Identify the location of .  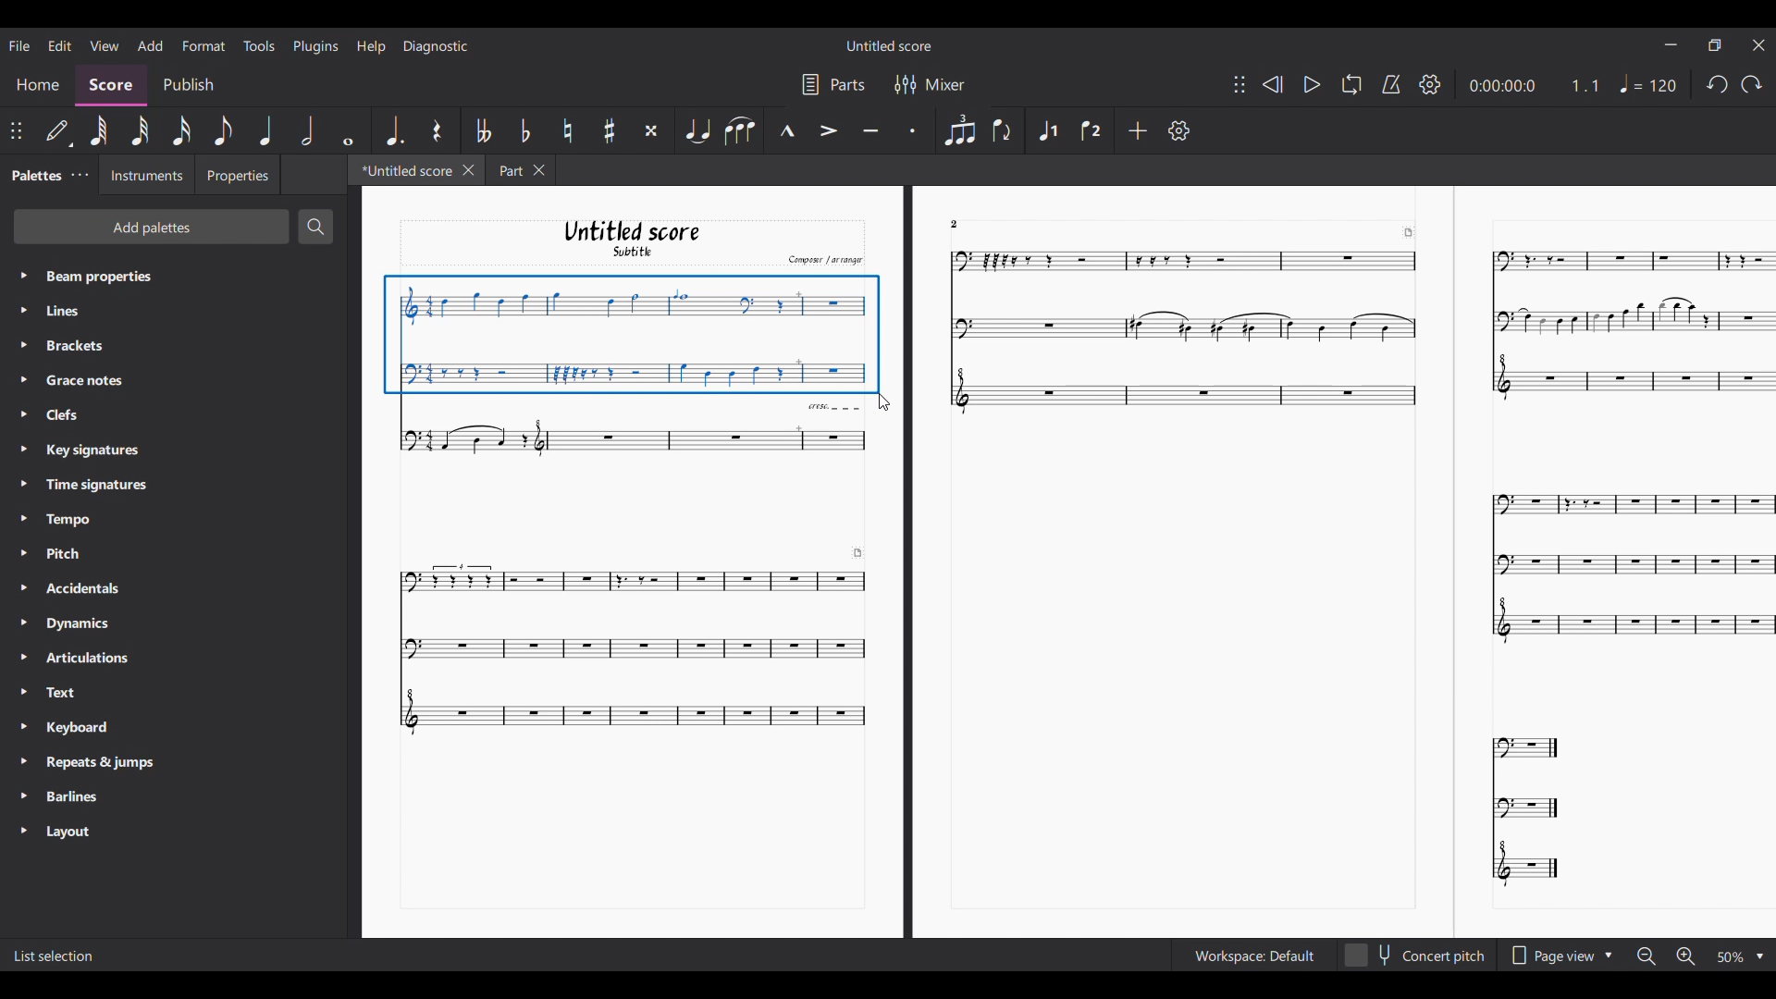
(1525, 806).